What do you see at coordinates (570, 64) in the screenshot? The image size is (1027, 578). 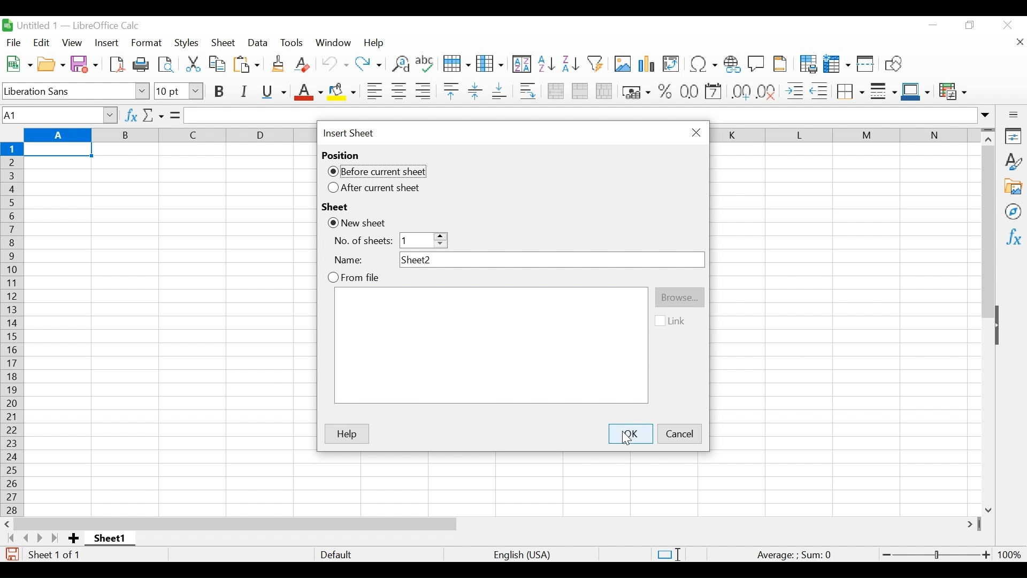 I see `Sort Descending` at bounding box center [570, 64].